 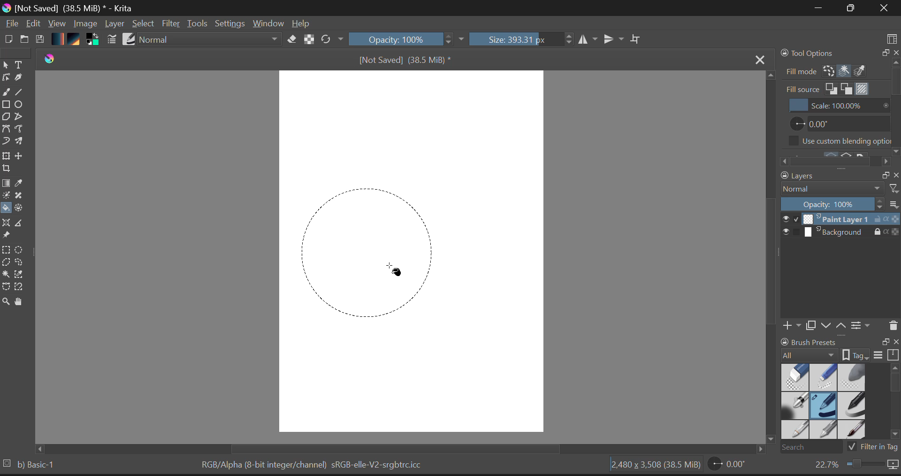 I want to click on Fill Source: Foreground Color, so click(x=832, y=89).